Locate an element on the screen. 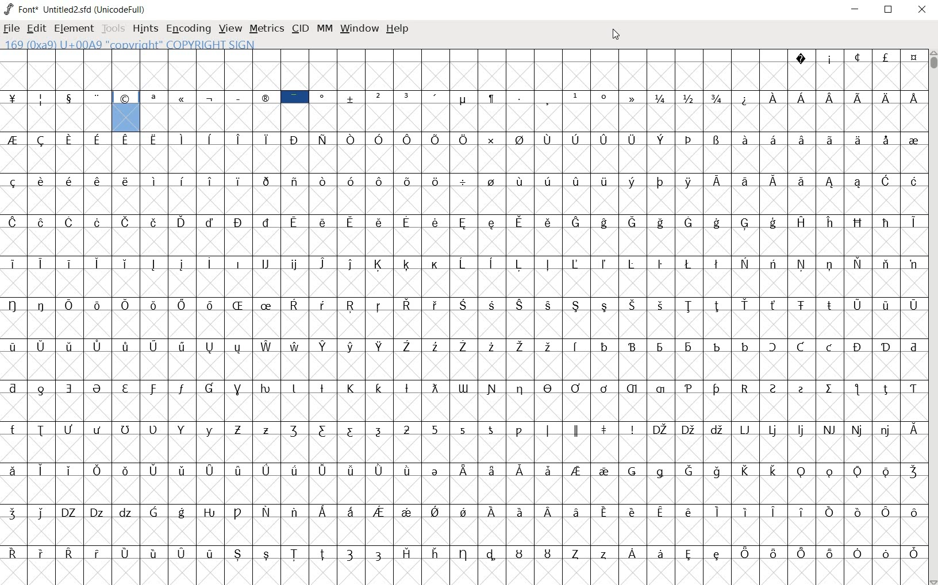  file is located at coordinates (11, 30).